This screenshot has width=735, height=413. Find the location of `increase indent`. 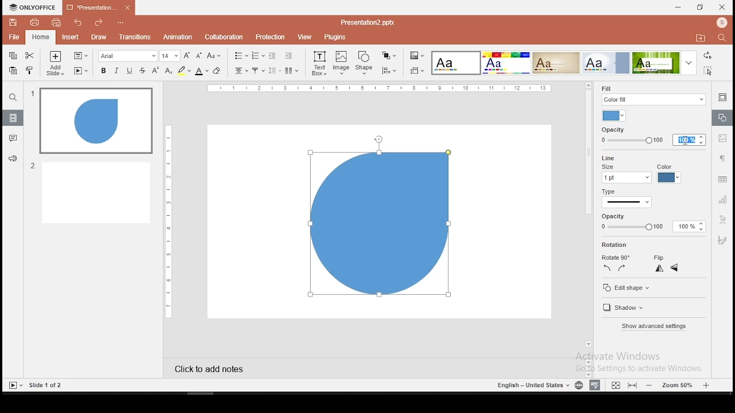

increase indent is located at coordinates (288, 56).